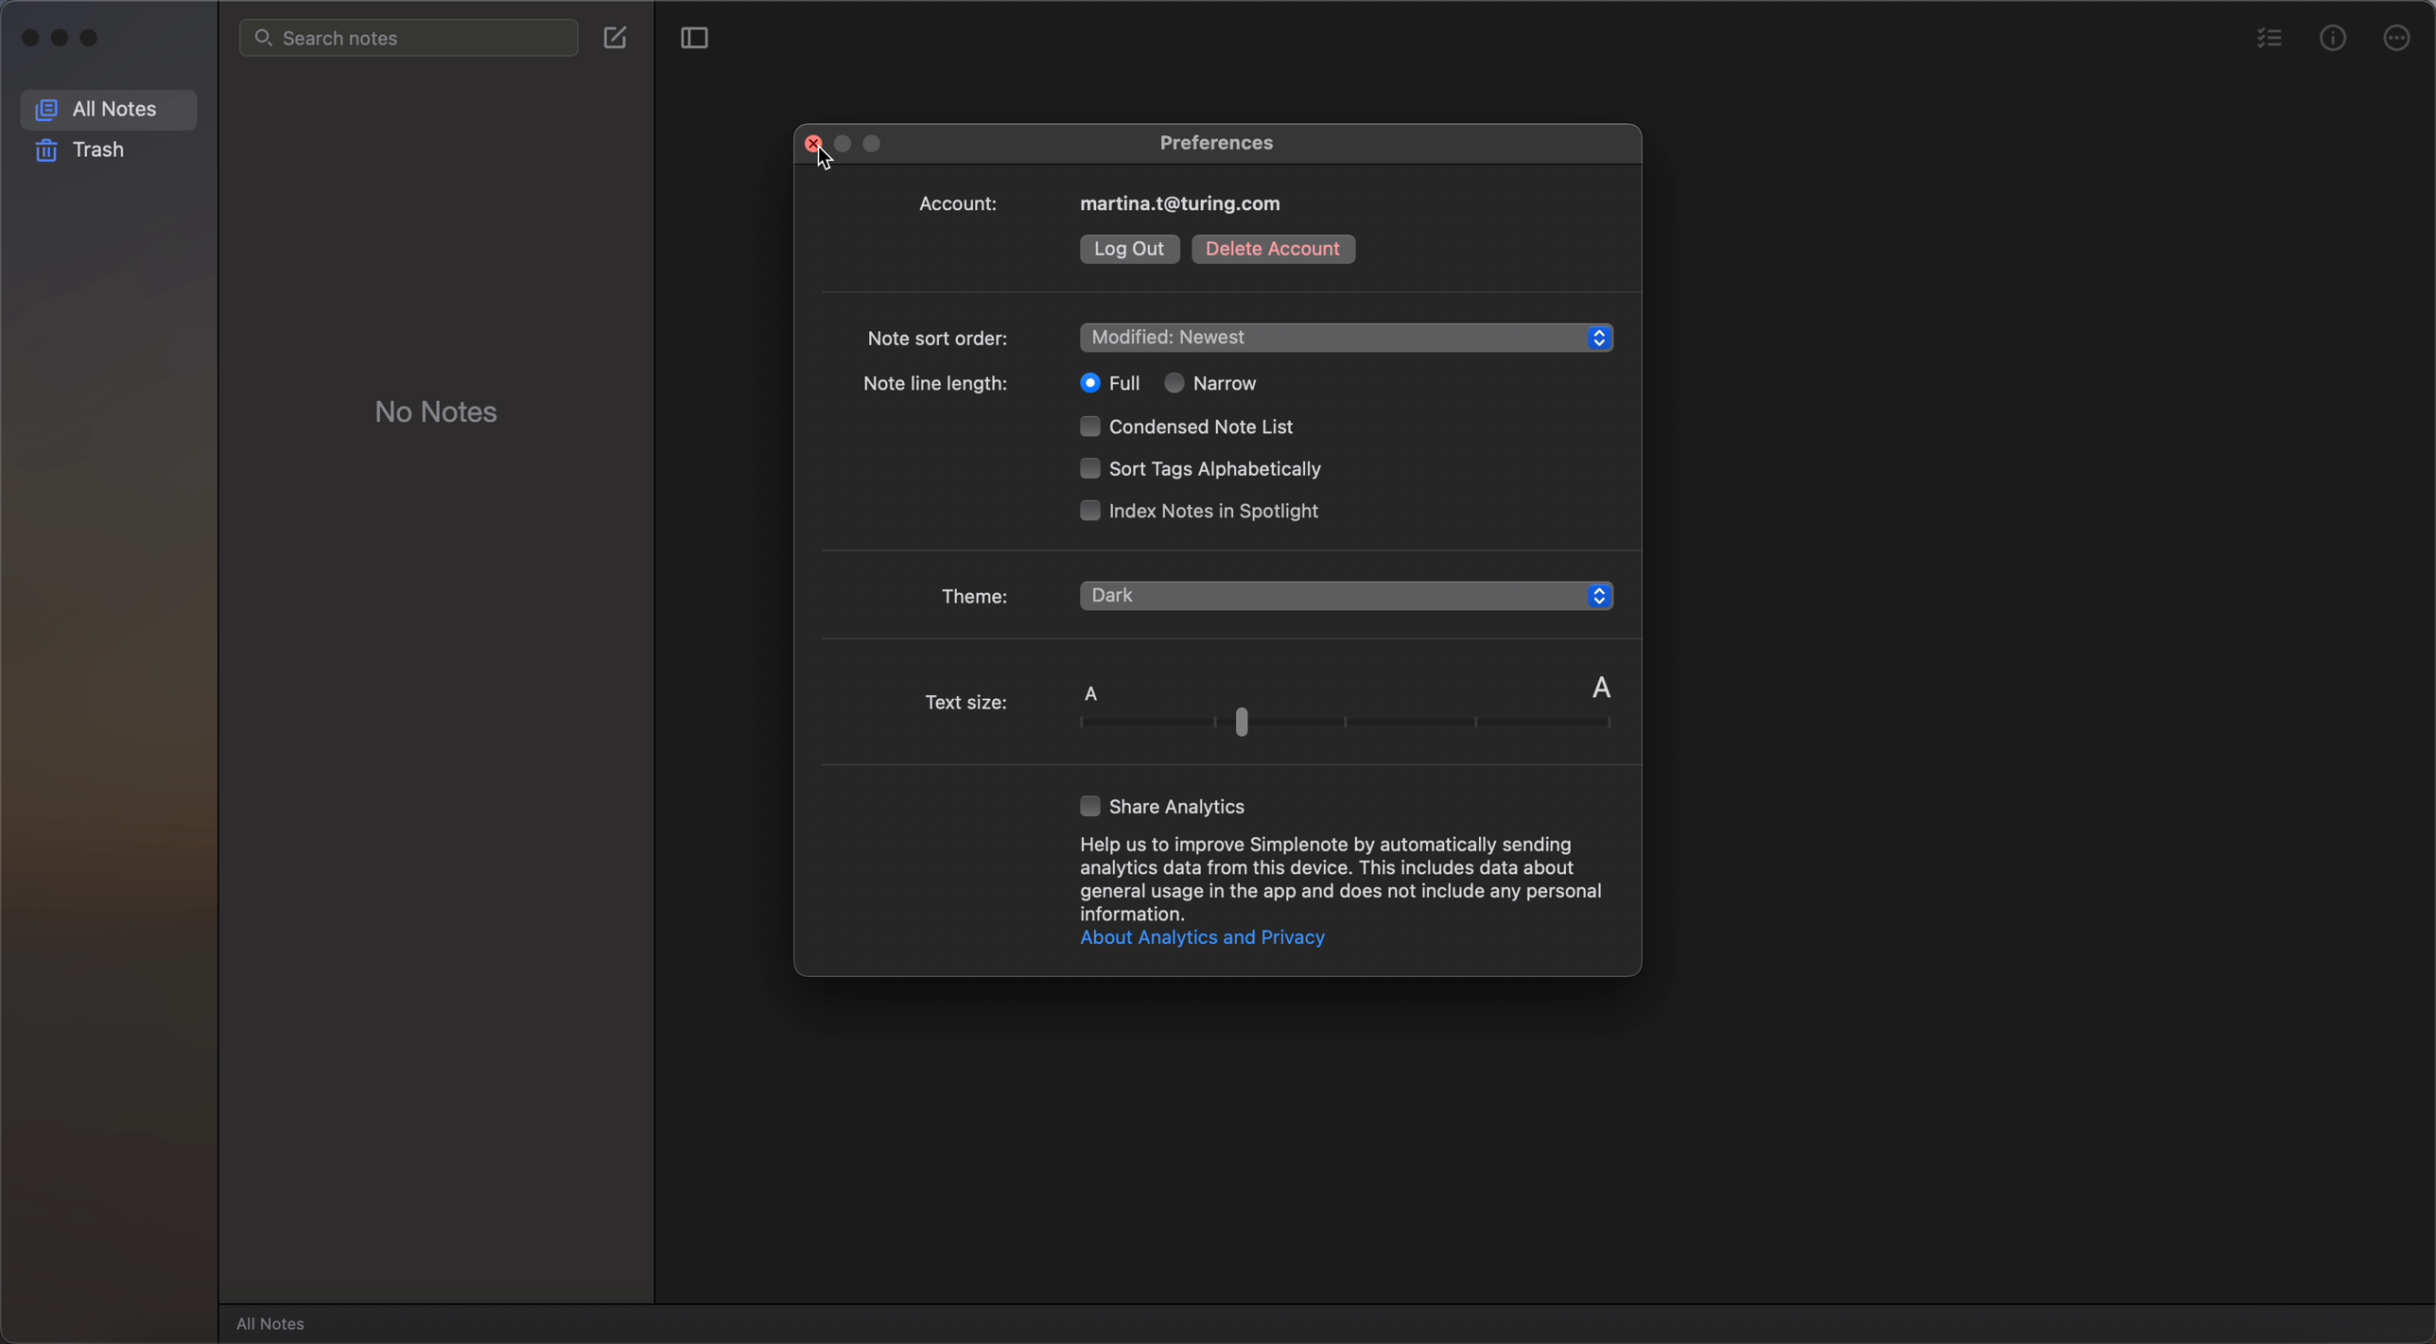 Image resolution: width=2436 pixels, height=1344 pixels. What do you see at coordinates (409, 38) in the screenshot?
I see `search bar` at bounding box center [409, 38].